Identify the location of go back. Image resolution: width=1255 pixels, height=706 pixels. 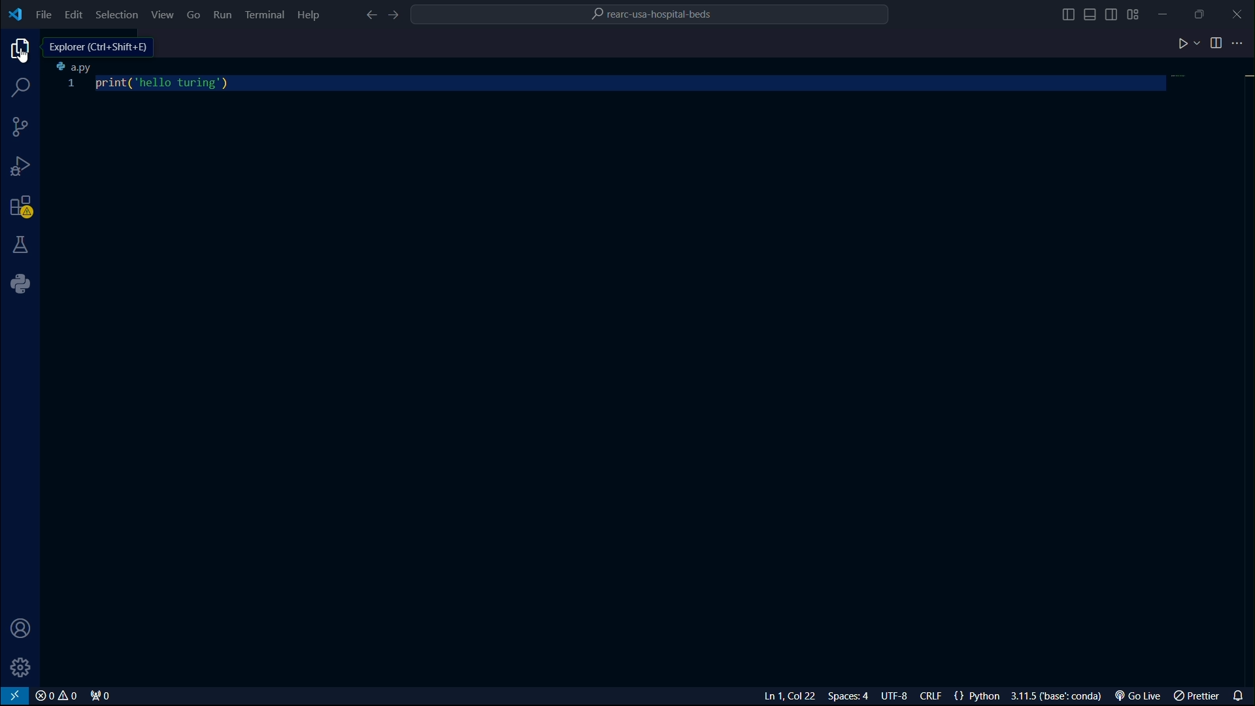
(371, 16).